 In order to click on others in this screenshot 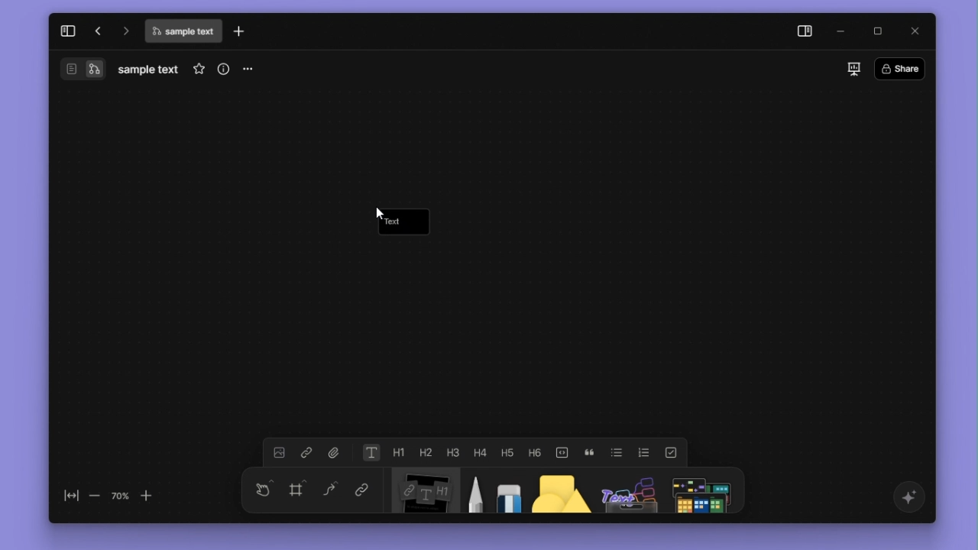, I will do `click(626, 492)`.